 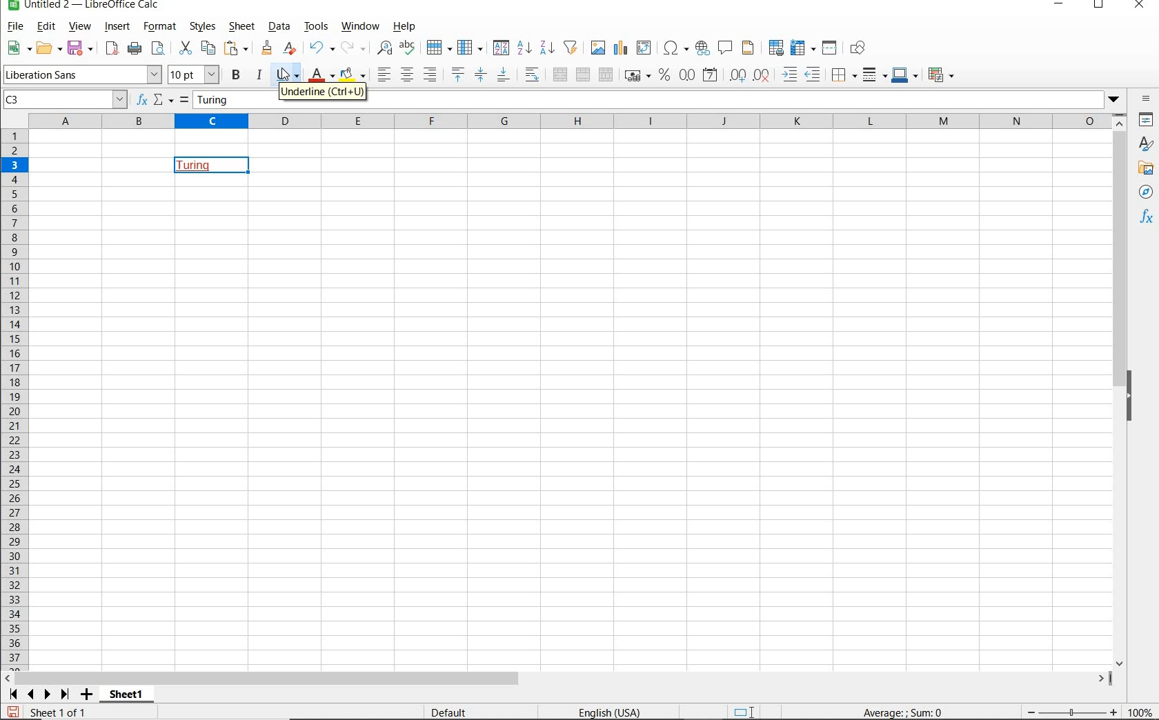 What do you see at coordinates (737, 77) in the screenshot?
I see `ADD DECIMAL PLACE` at bounding box center [737, 77].